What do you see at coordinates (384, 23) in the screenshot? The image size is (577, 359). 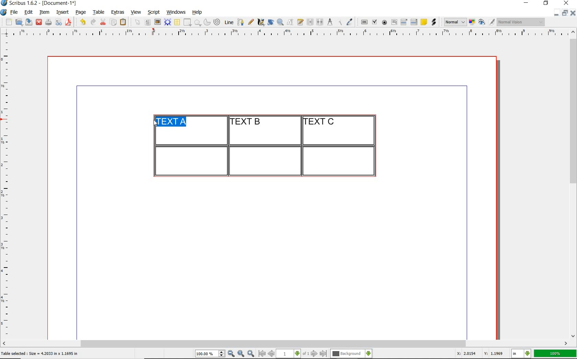 I see `pdf radio button` at bounding box center [384, 23].